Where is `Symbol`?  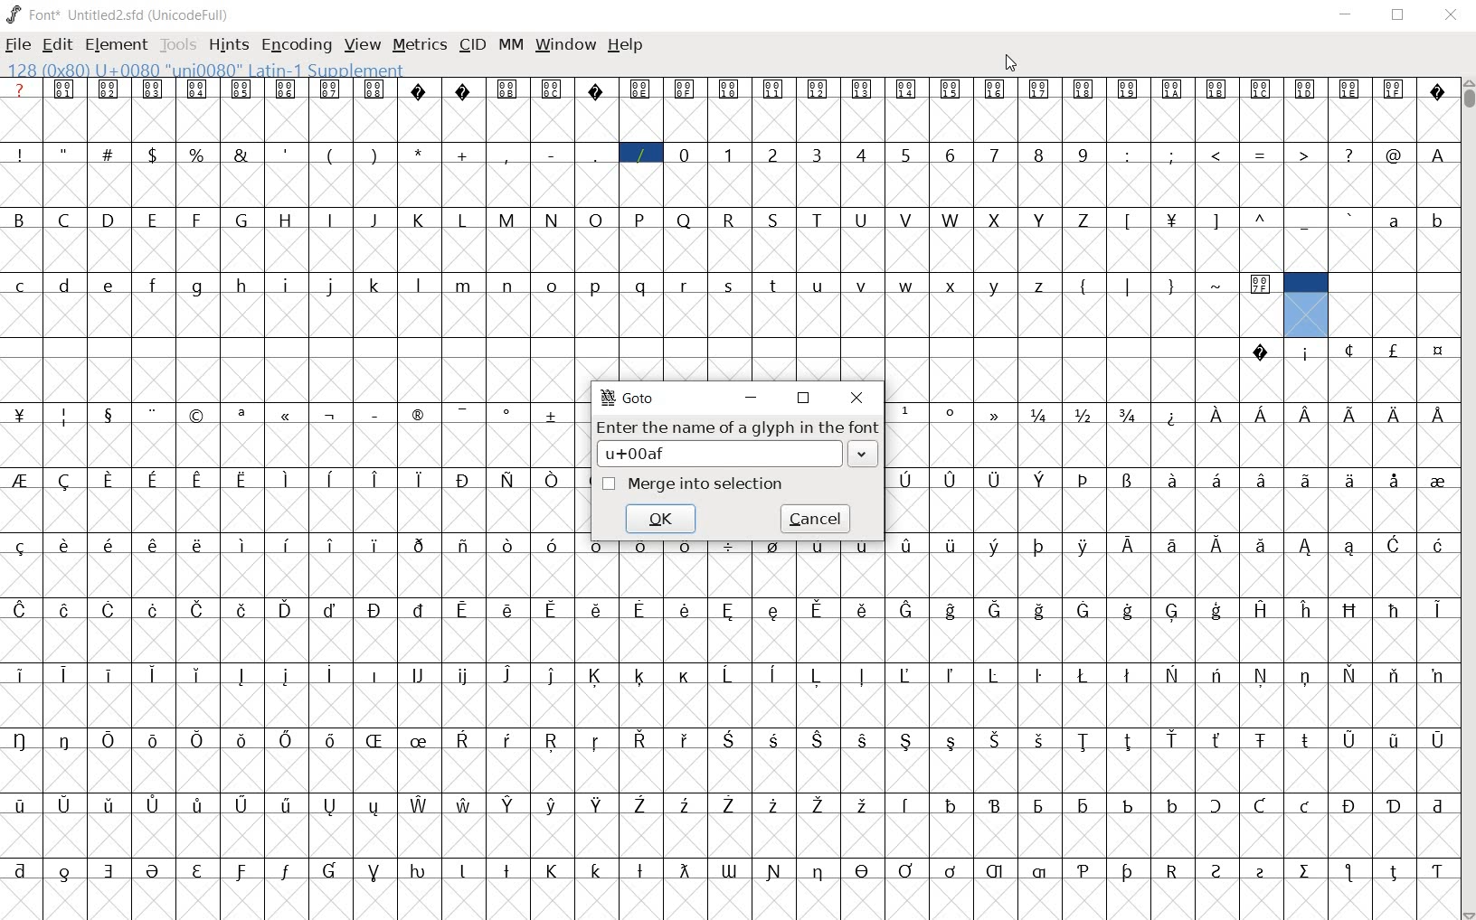 Symbol is located at coordinates (910, 611).